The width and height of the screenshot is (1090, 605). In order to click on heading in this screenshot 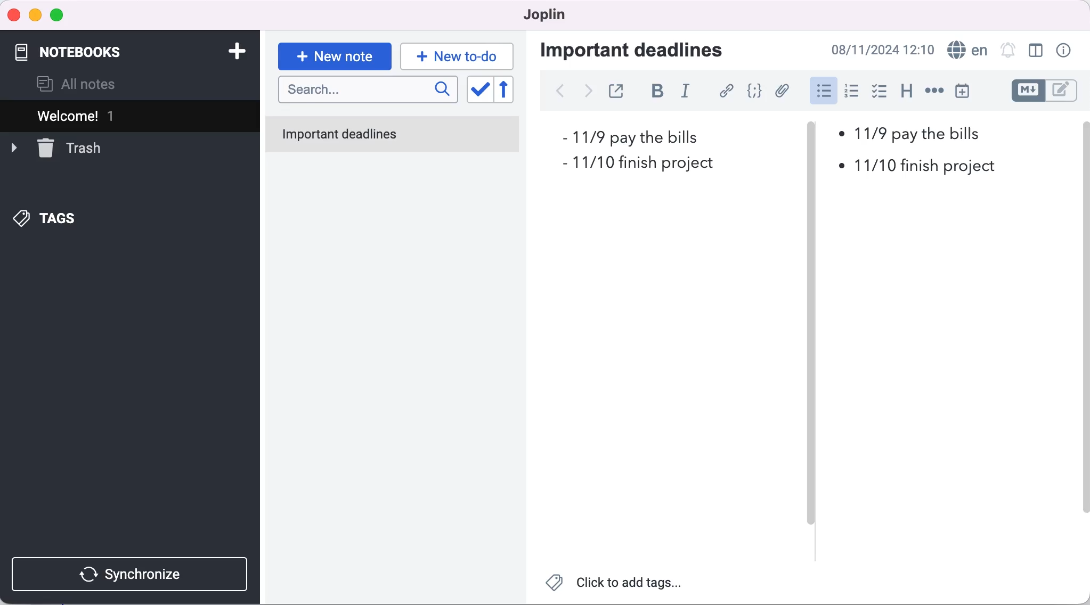, I will do `click(906, 92)`.